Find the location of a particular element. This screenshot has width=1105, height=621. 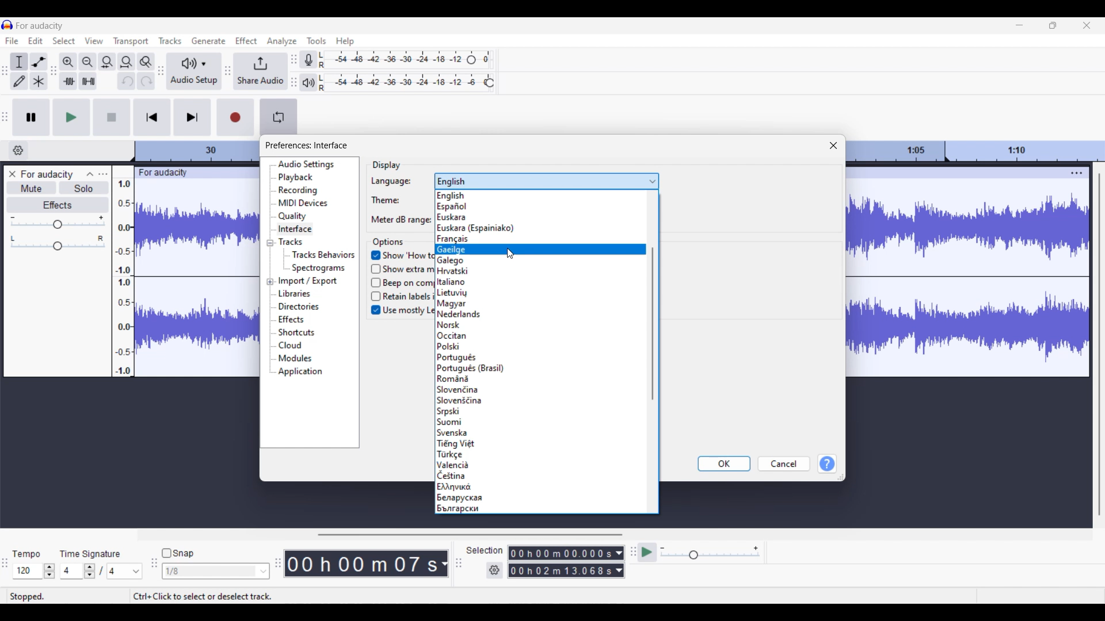

Show extra menus is located at coordinates (402, 270).